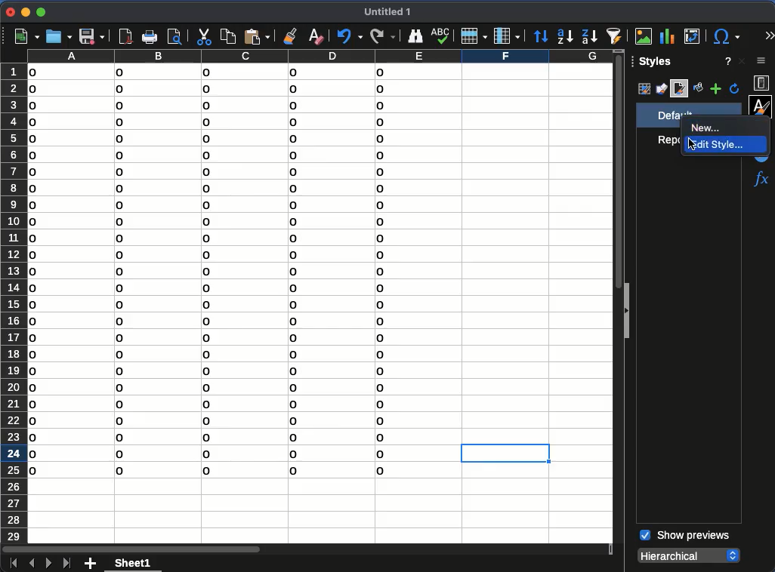 This screenshot has width=775, height=572. What do you see at coordinates (687, 111) in the screenshot?
I see `default` at bounding box center [687, 111].